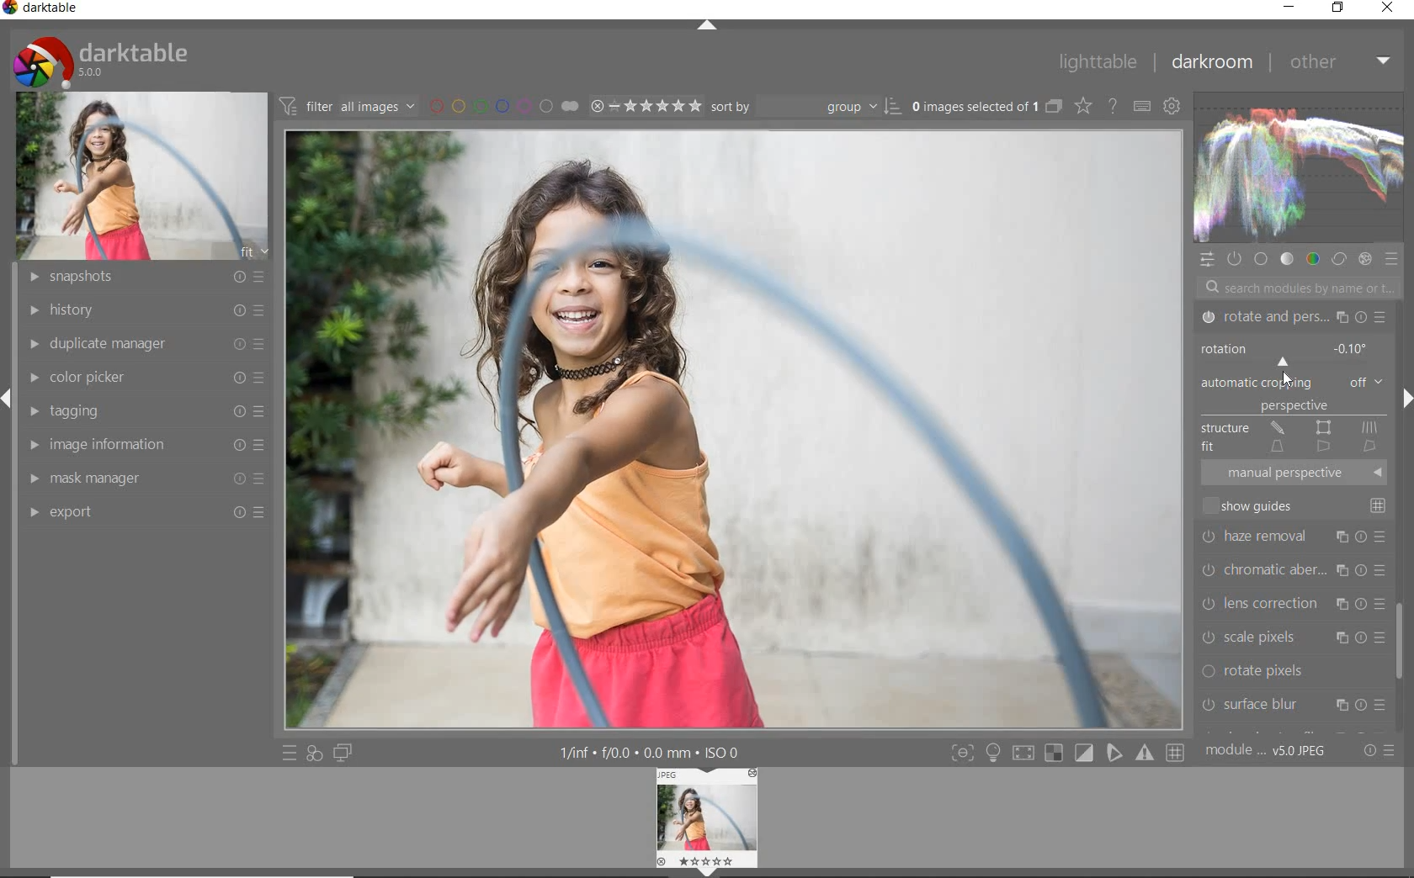  What do you see at coordinates (1389, 8) in the screenshot?
I see `close` at bounding box center [1389, 8].